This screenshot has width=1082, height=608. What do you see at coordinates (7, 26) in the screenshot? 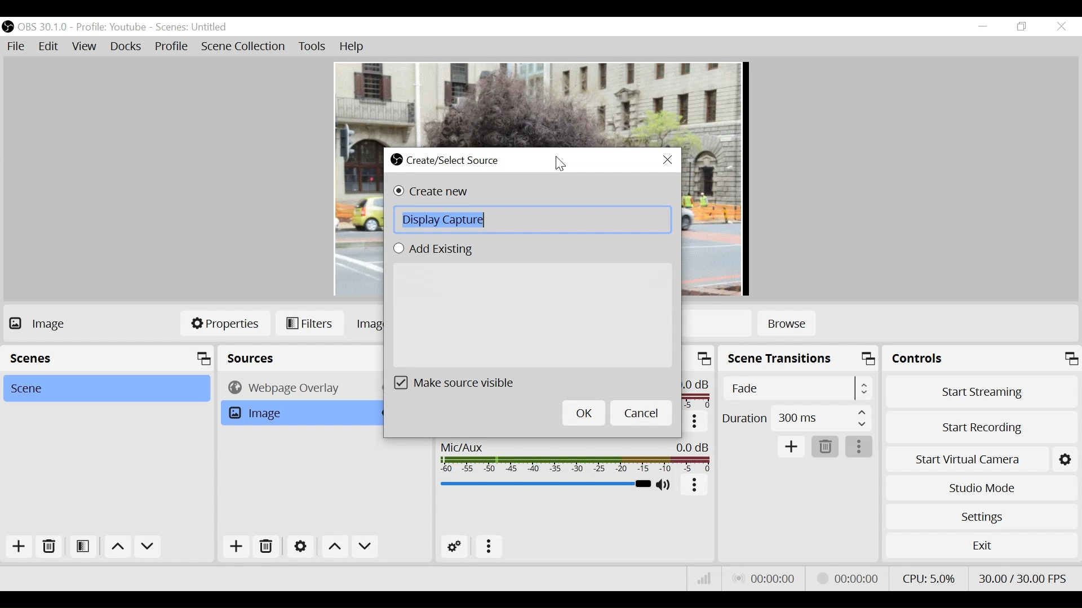
I see `OBS Studio Desktop Icon` at bounding box center [7, 26].